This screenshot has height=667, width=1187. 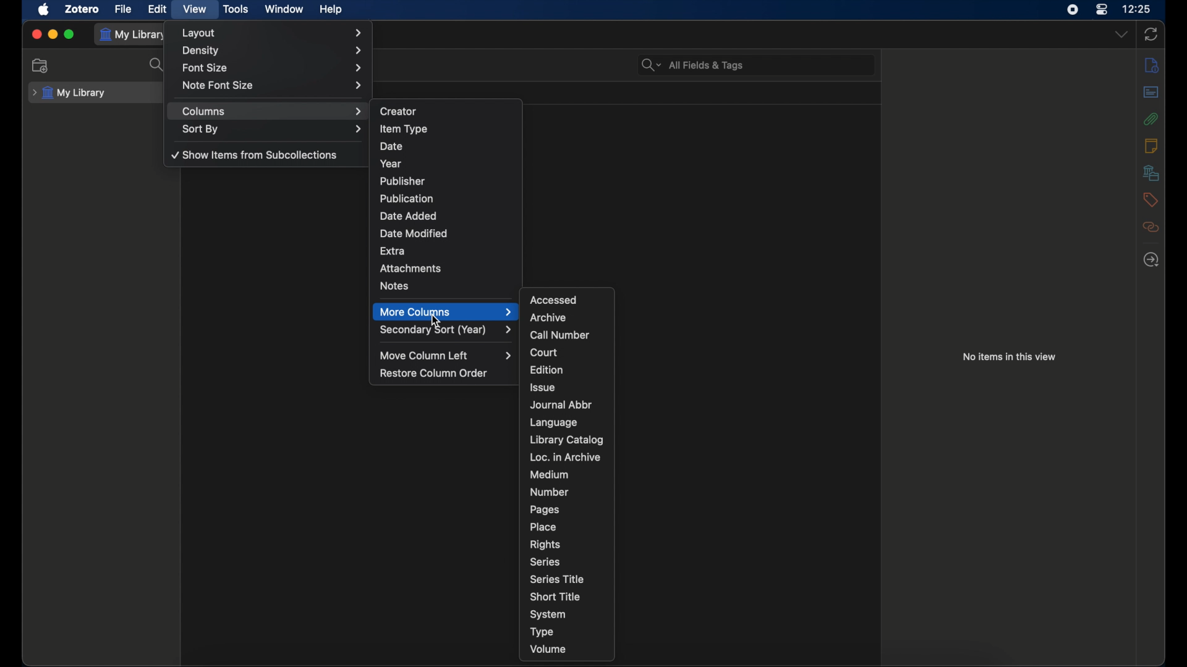 What do you see at coordinates (400, 111) in the screenshot?
I see `creator` at bounding box center [400, 111].